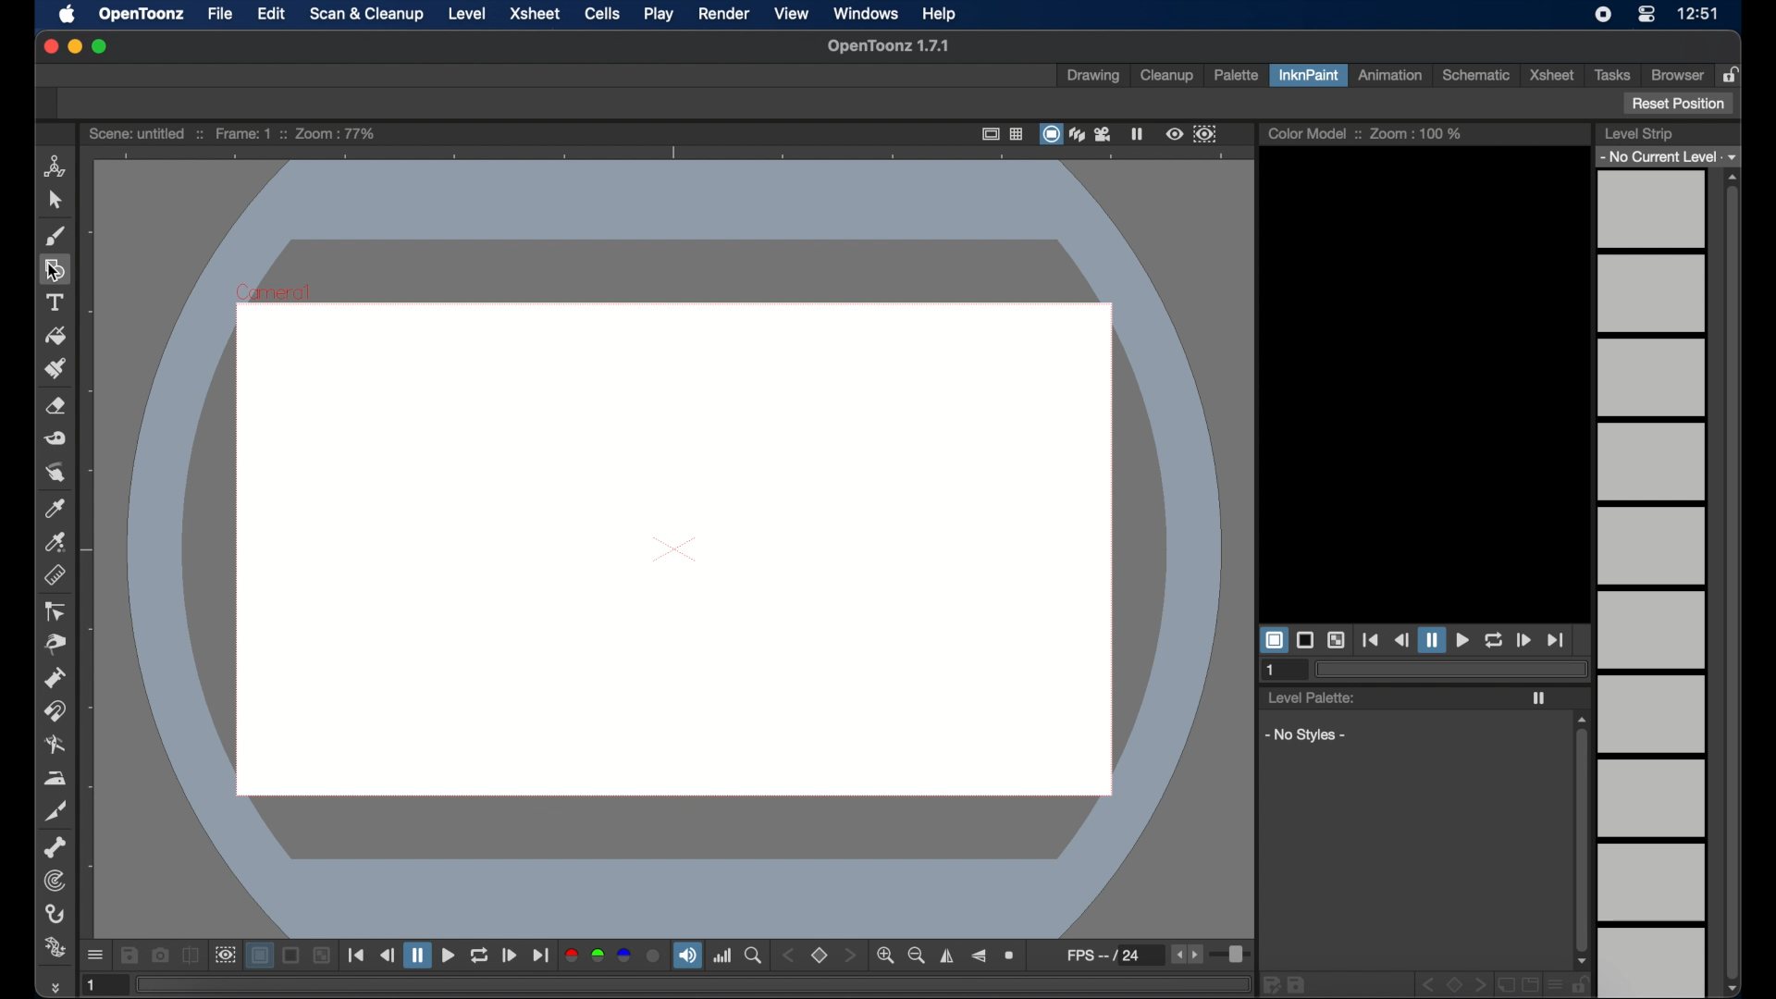  What do you see at coordinates (321, 956) in the screenshot?
I see `checkered background` at bounding box center [321, 956].